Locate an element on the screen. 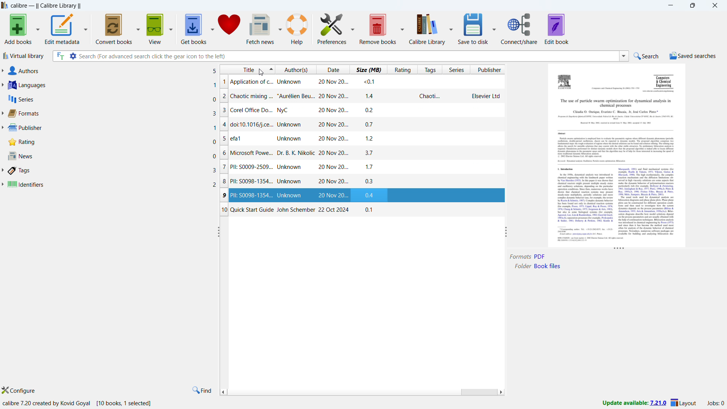  resize is located at coordinates (218, 232).